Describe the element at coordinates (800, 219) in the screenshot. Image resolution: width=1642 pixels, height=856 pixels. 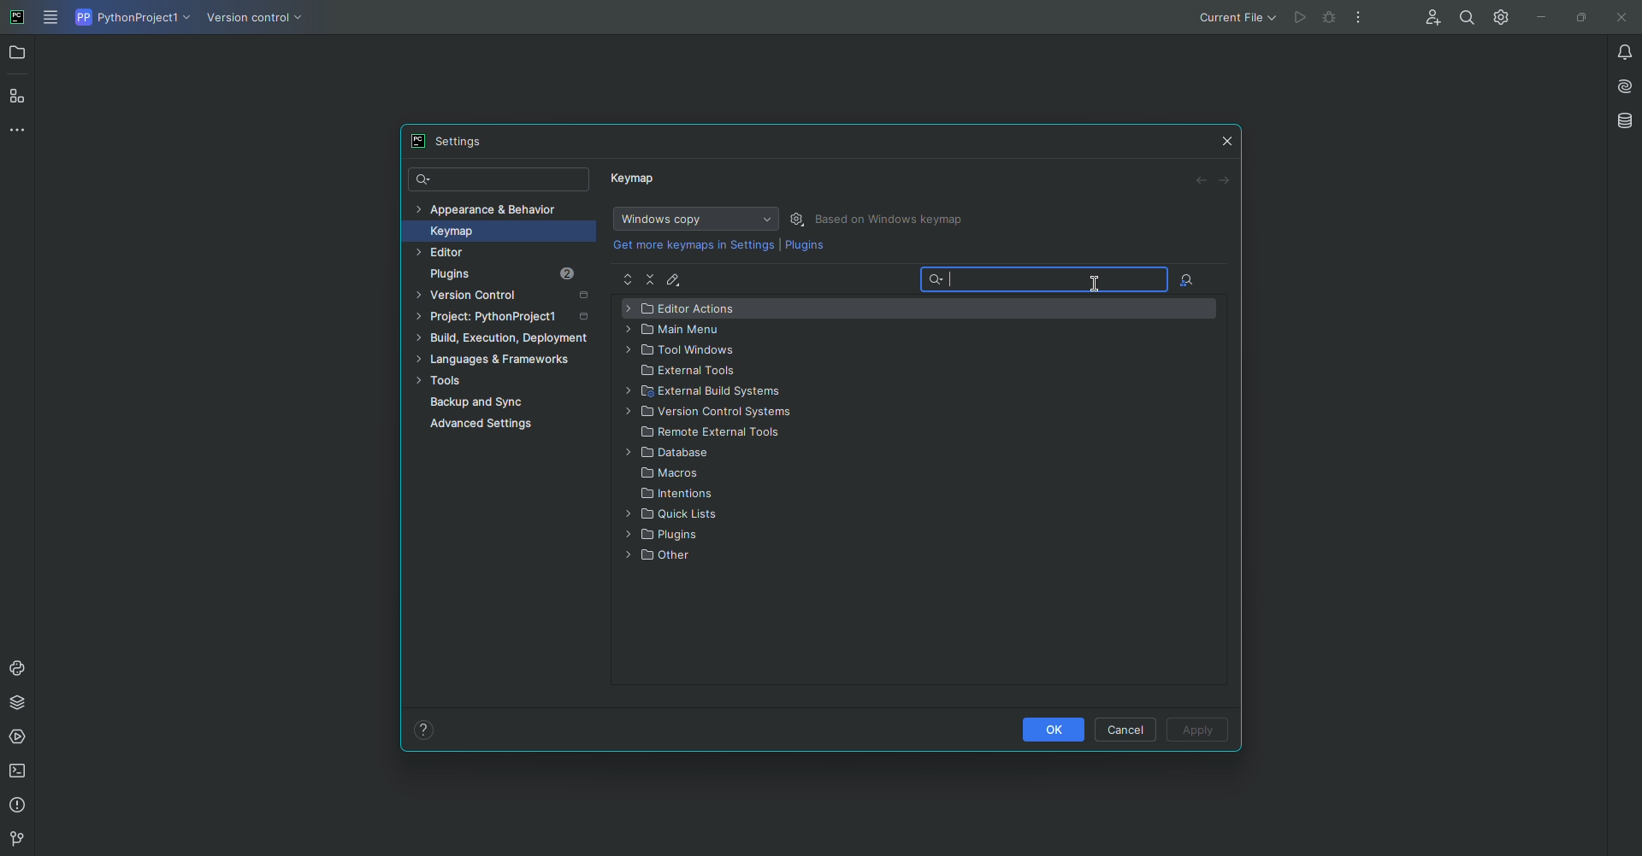
I see `Settings` at that location.